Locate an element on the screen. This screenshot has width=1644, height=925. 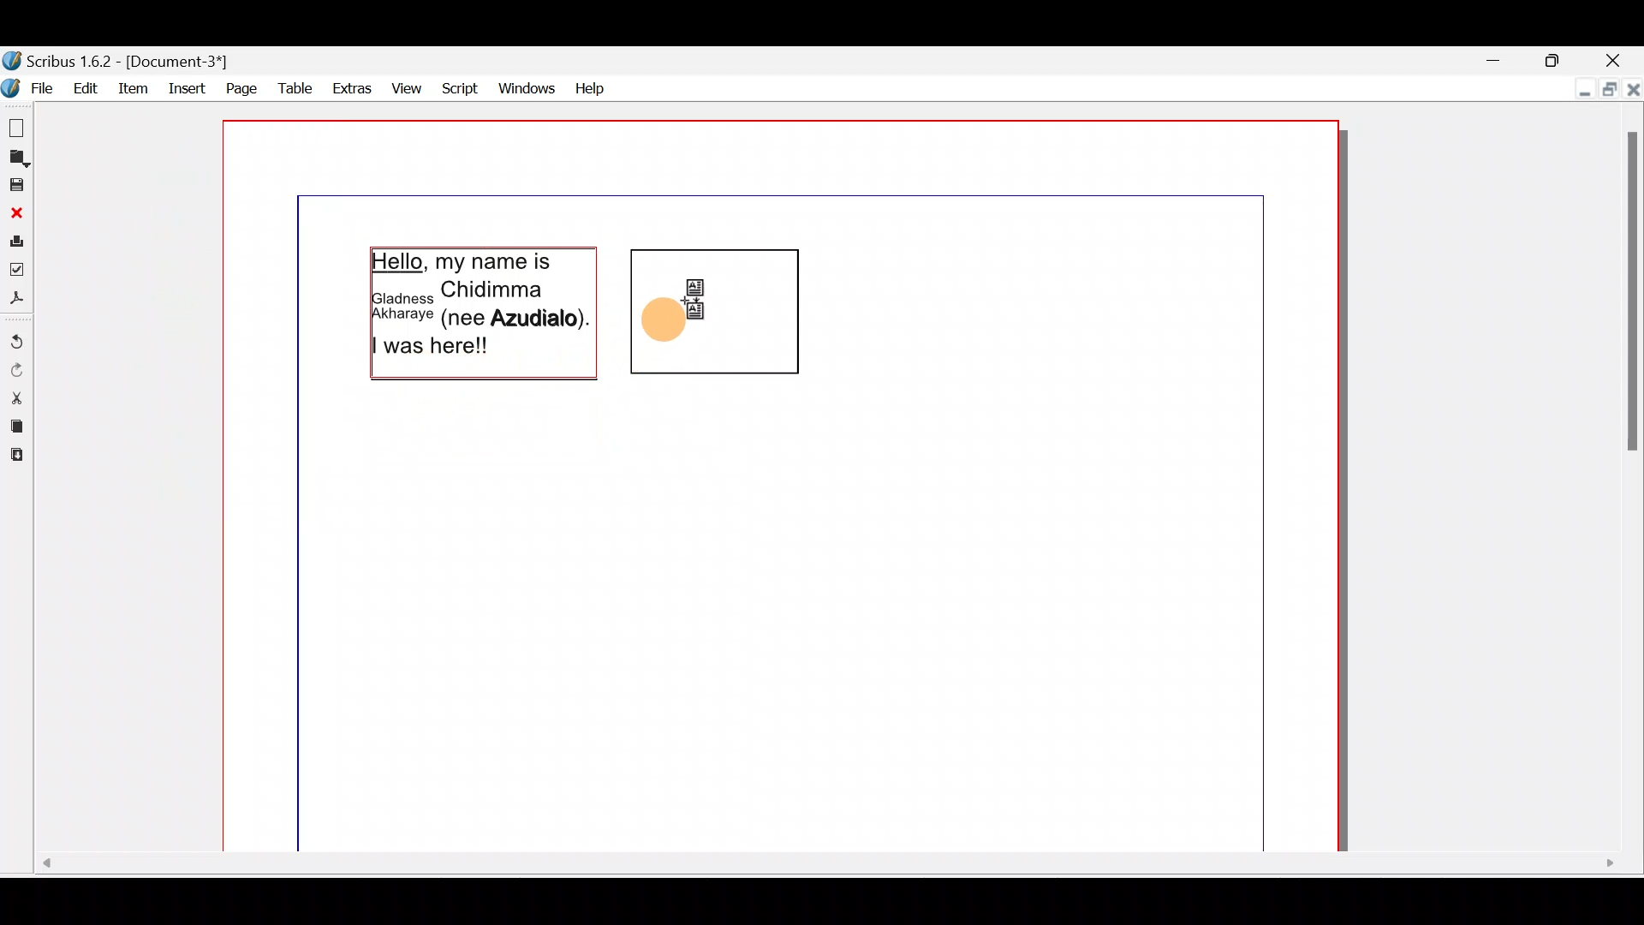
Undo is located at coordinates (17, 336).